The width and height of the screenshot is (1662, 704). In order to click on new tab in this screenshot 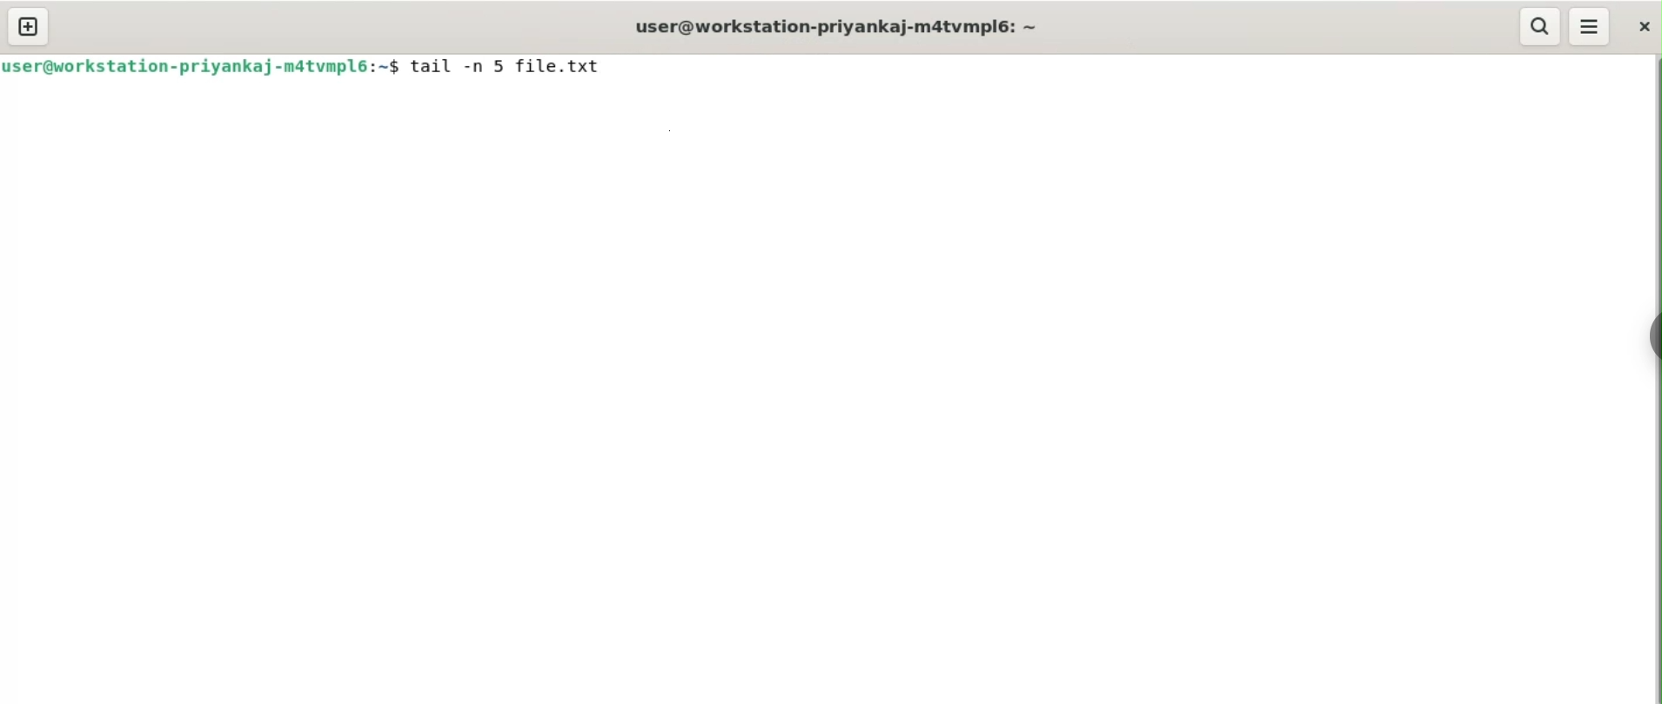, I will do `click(29, 27)`.